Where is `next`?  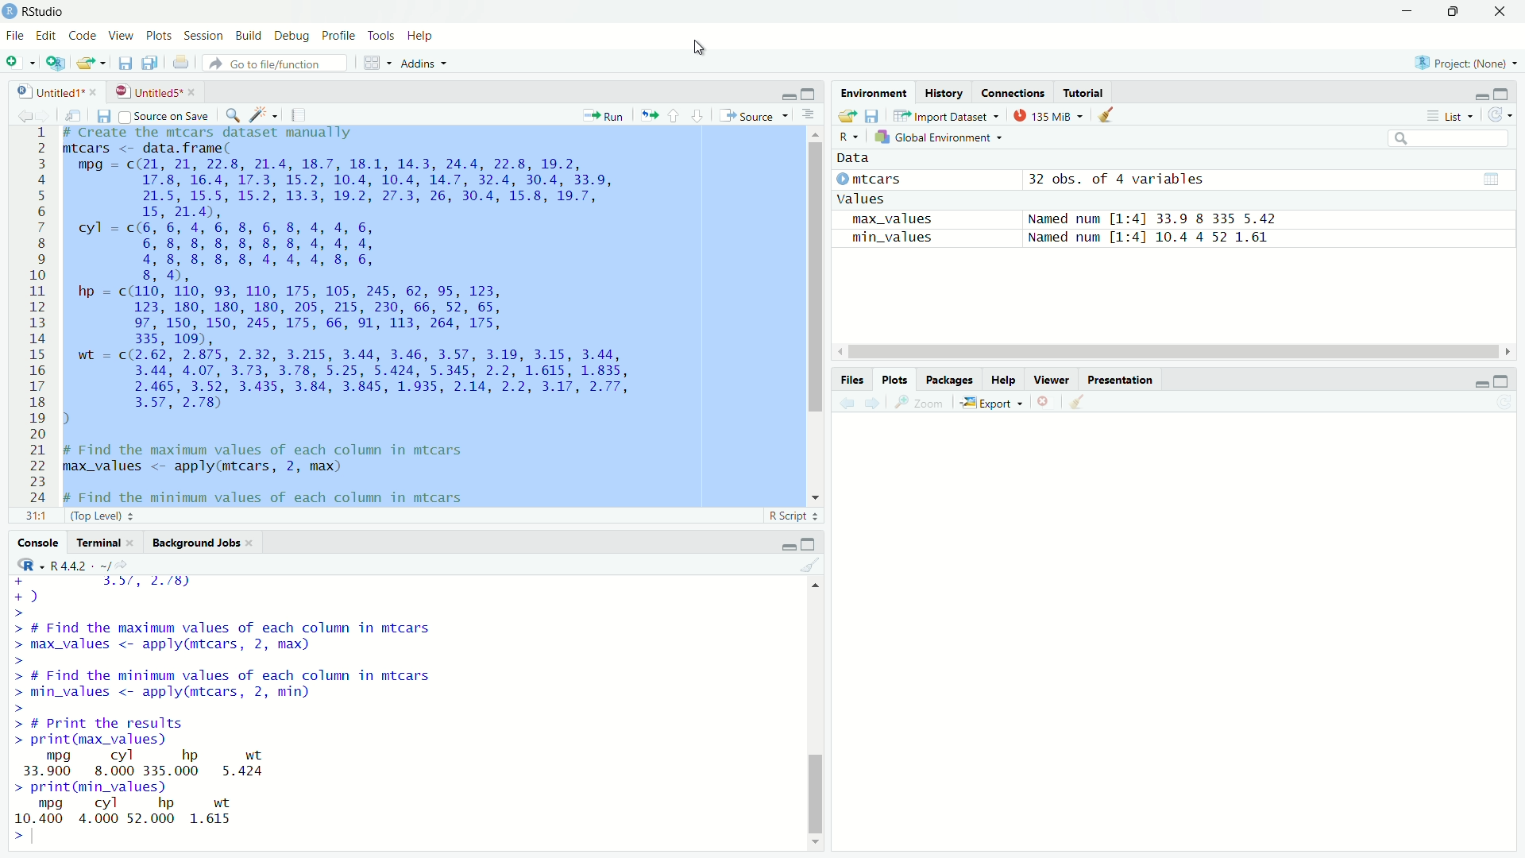
next is located at coordinates (876, 402).